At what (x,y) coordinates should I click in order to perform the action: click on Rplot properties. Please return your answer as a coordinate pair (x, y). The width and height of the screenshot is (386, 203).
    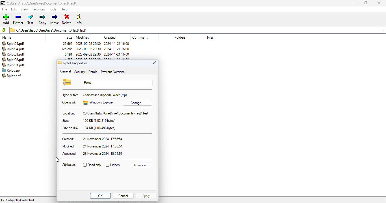
    Looking at the image, I should click on (73, 63).